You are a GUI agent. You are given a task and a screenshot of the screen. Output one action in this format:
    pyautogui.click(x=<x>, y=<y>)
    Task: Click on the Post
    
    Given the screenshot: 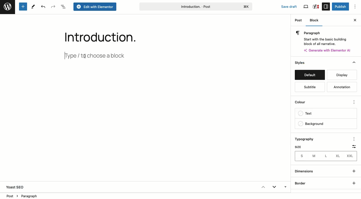 What is the action you would take?
    pyautogui.click(x=299, y=21)
    